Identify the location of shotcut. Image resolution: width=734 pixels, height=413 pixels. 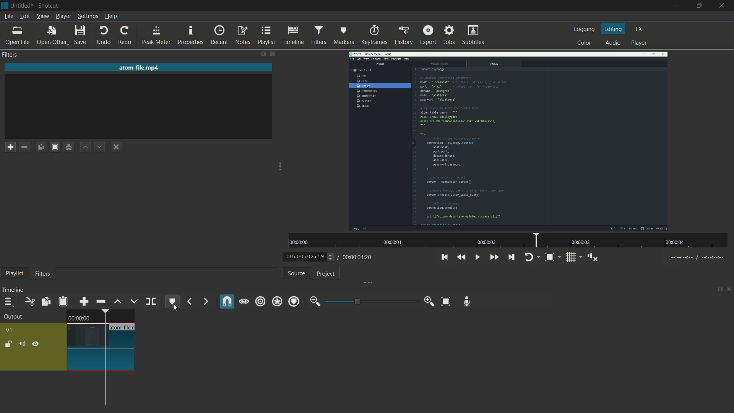
(49, 5).